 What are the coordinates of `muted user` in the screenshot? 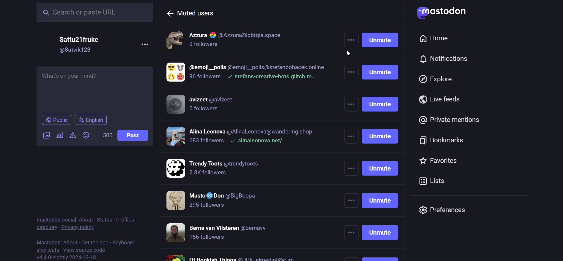 It's located at (198, 13).